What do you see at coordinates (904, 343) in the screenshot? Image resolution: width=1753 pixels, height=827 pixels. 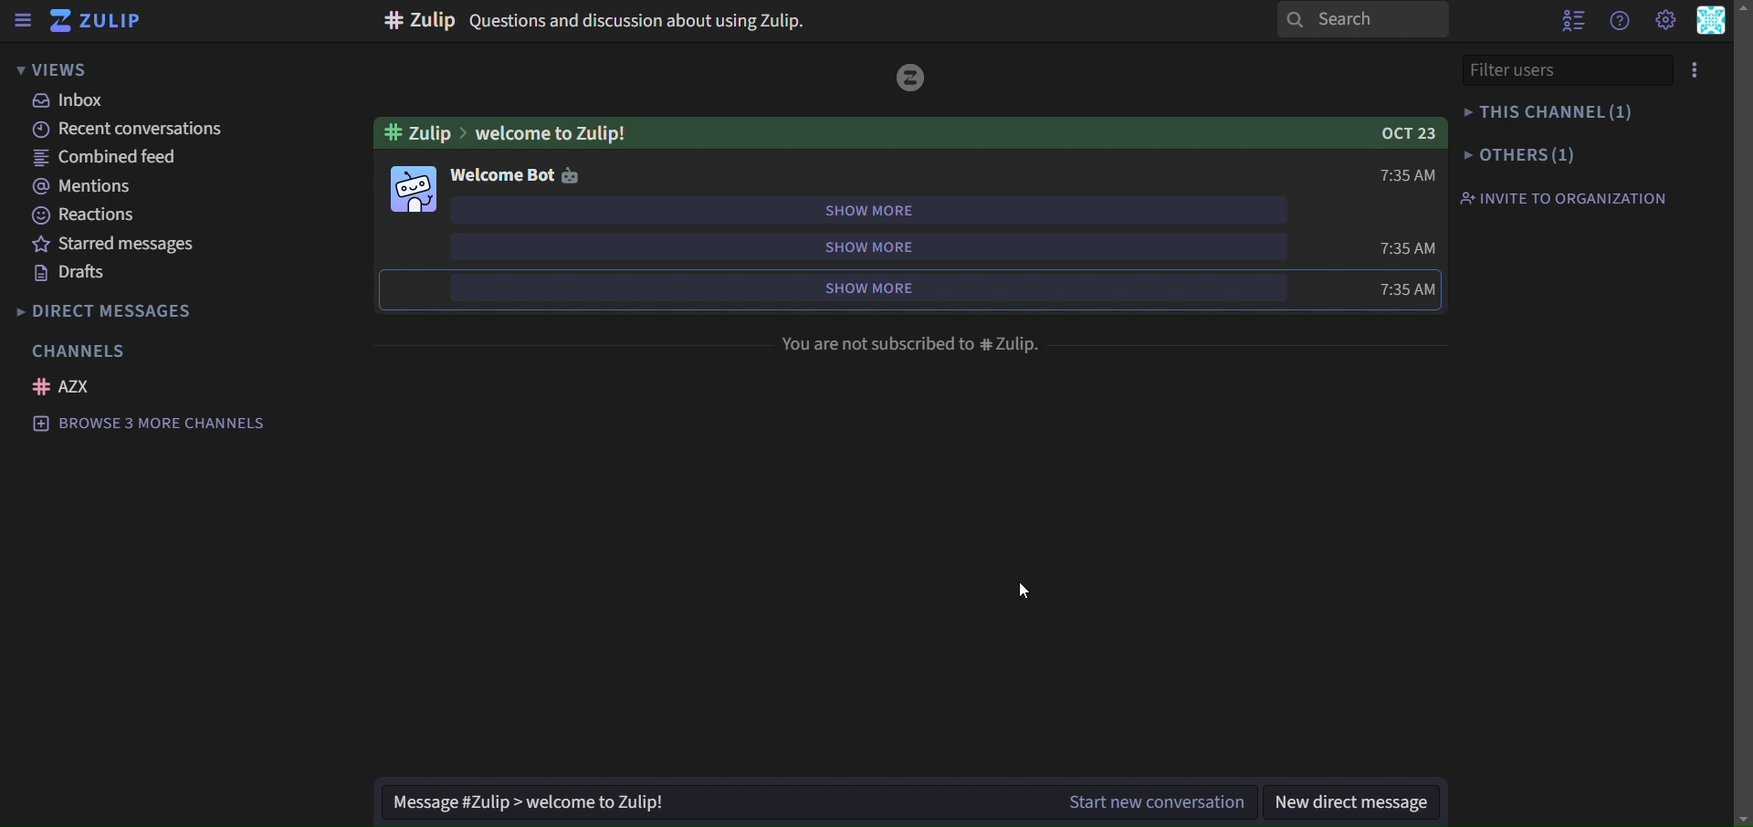 I see `You are not subscribed to # Zulip.` at bounding box center [904, 343].